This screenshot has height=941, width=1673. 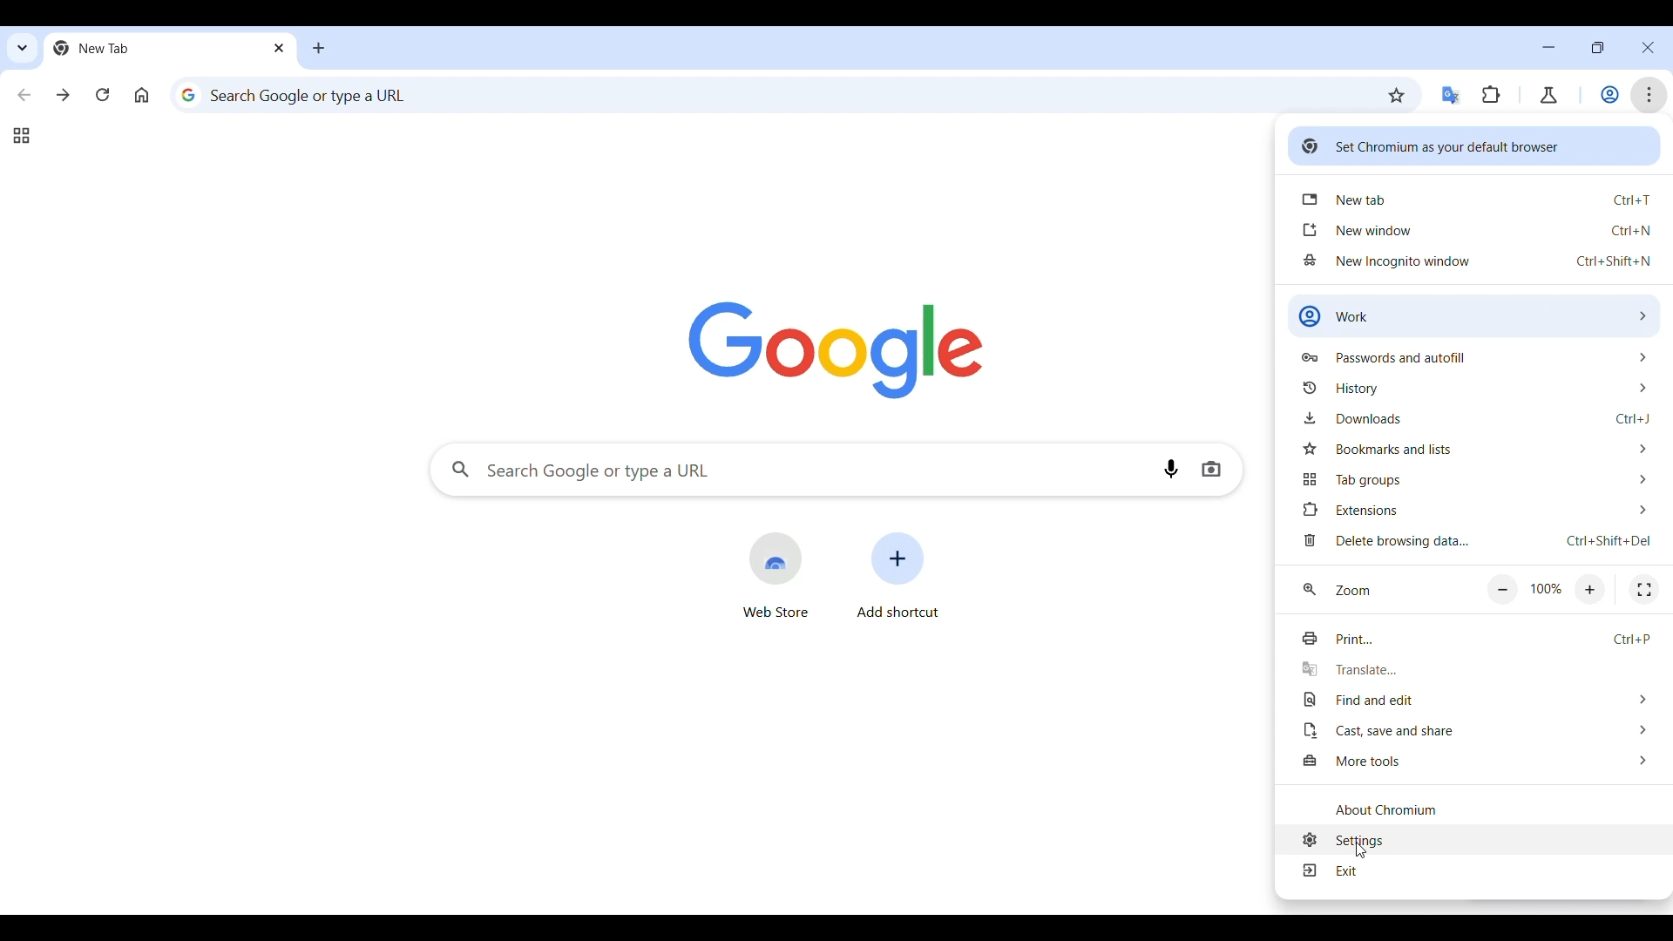 What do you see at coordinates (836, 350) in the screenshot?
I see `Search engine logo` at bounding box center [836, 350].